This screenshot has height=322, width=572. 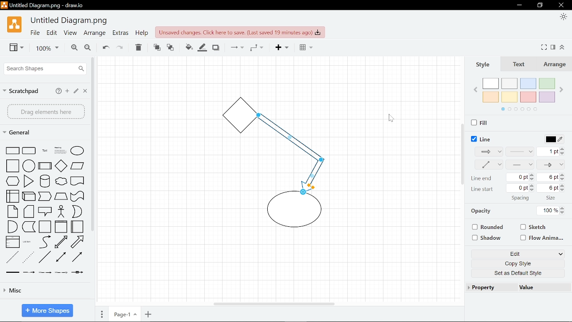 What do you see at coordinates (515, 253) in the screenshot?
I see `Edit` at bounding box center [515, 253].